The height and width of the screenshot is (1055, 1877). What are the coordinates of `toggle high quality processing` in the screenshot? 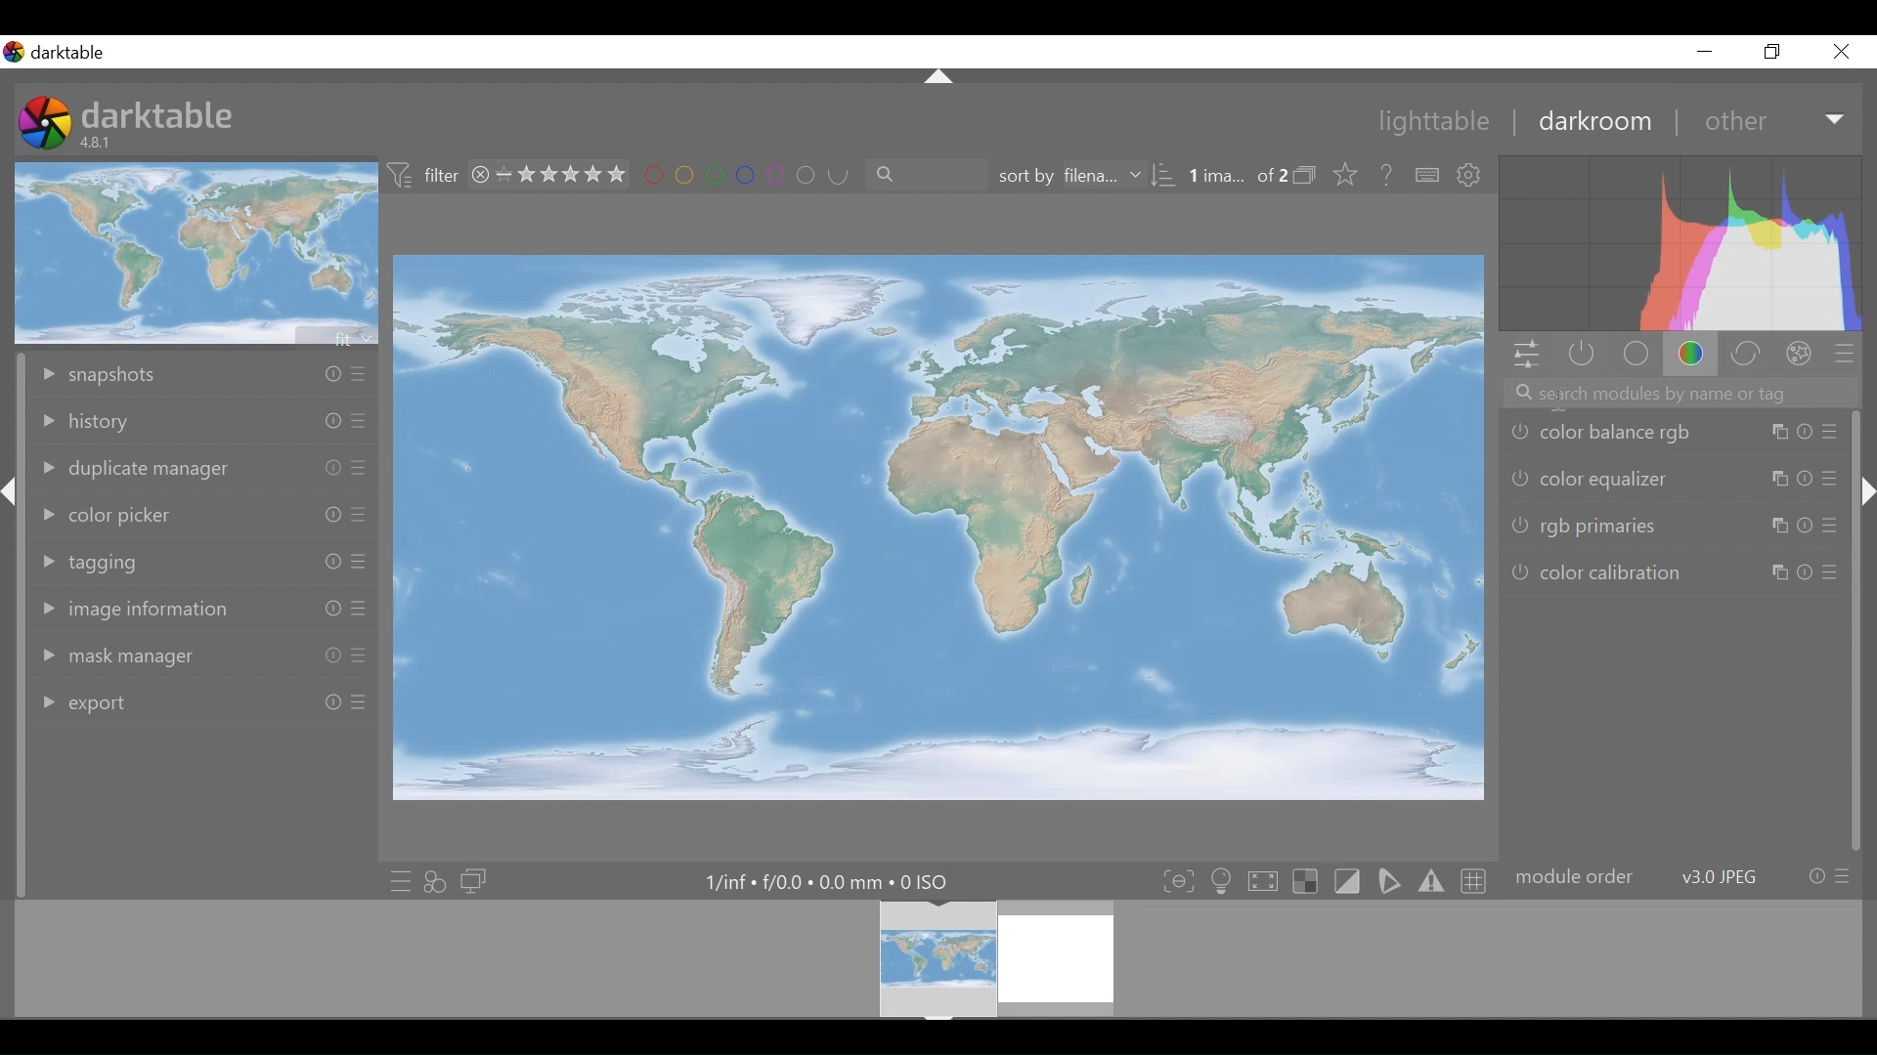 It's located at (1262, 881).